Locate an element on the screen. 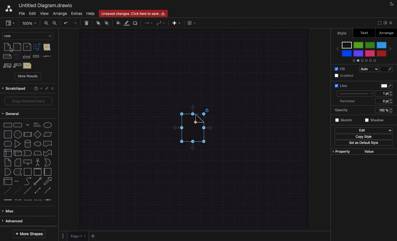 The image size is (397, 241). Arrange is located at coordinates (386, 33).